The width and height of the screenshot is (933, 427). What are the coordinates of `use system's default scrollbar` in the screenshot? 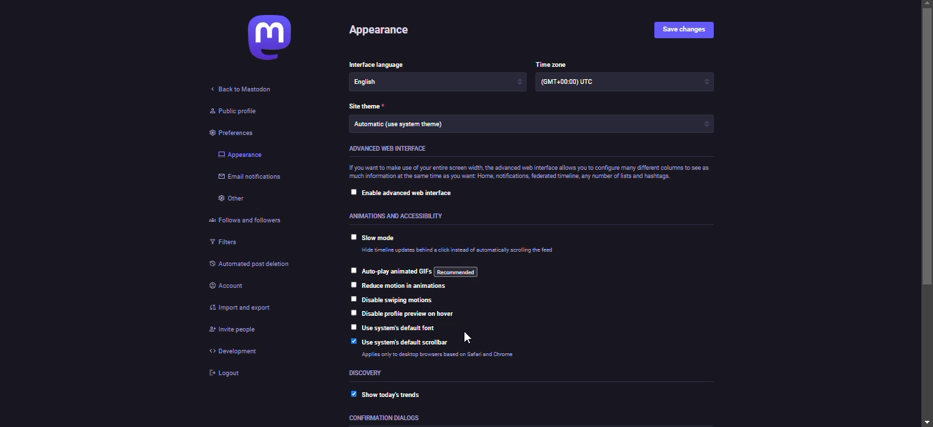 It's located at (413, 342).